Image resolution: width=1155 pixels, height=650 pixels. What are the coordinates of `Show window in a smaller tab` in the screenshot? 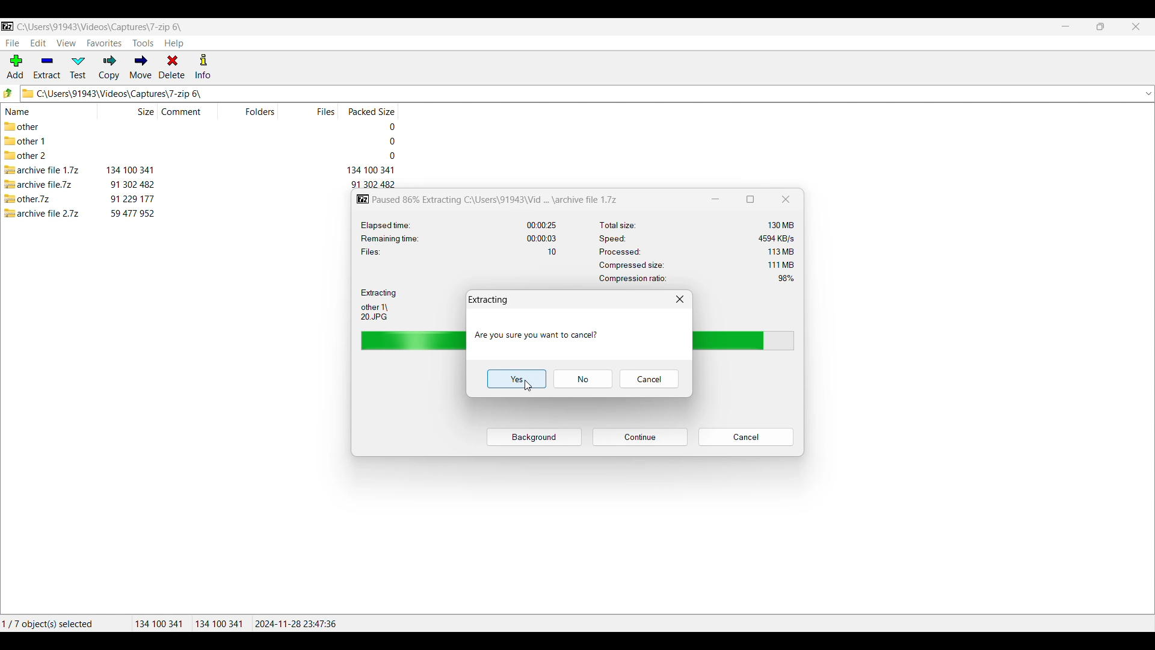 It's located at (751, 199).